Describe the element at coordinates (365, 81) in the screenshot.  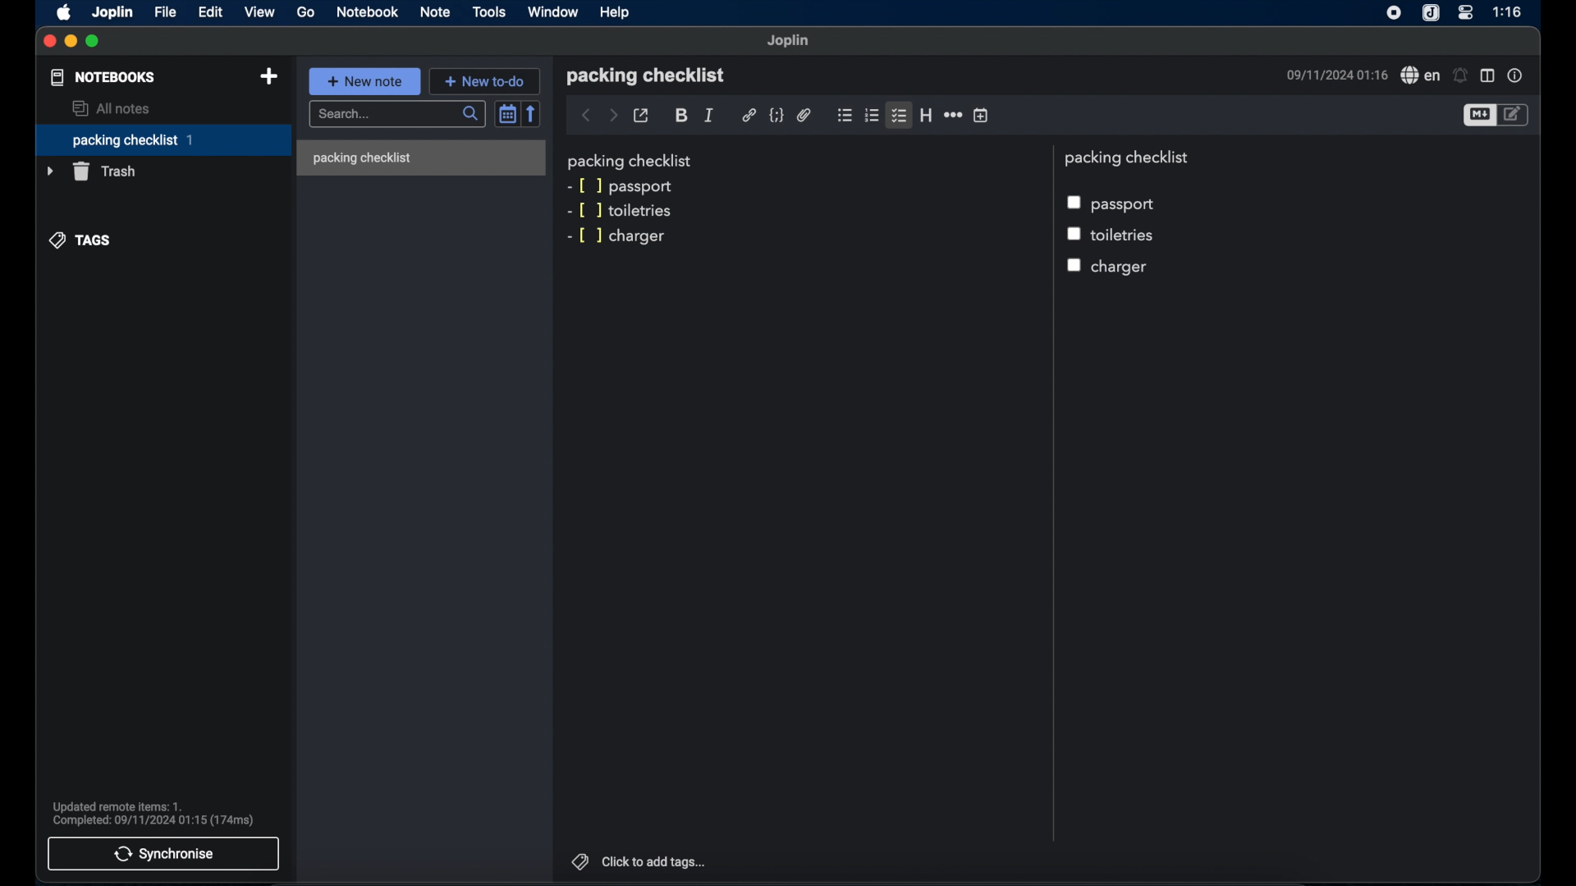
I see `new note` at that location.